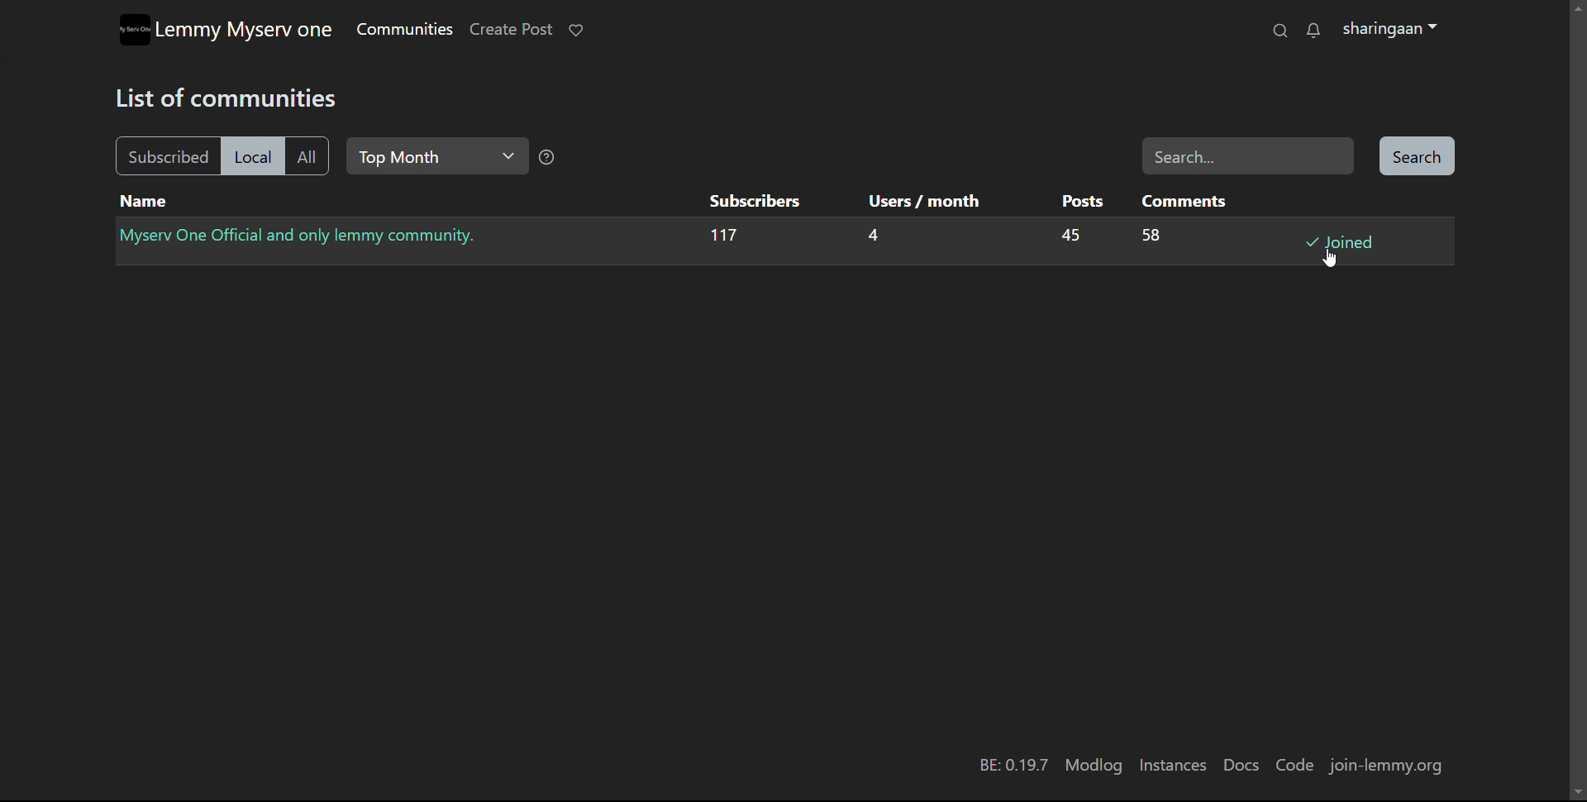 The width and height of the screenshot is (1587, 802). I want to click on docs, so click(1240, 766).